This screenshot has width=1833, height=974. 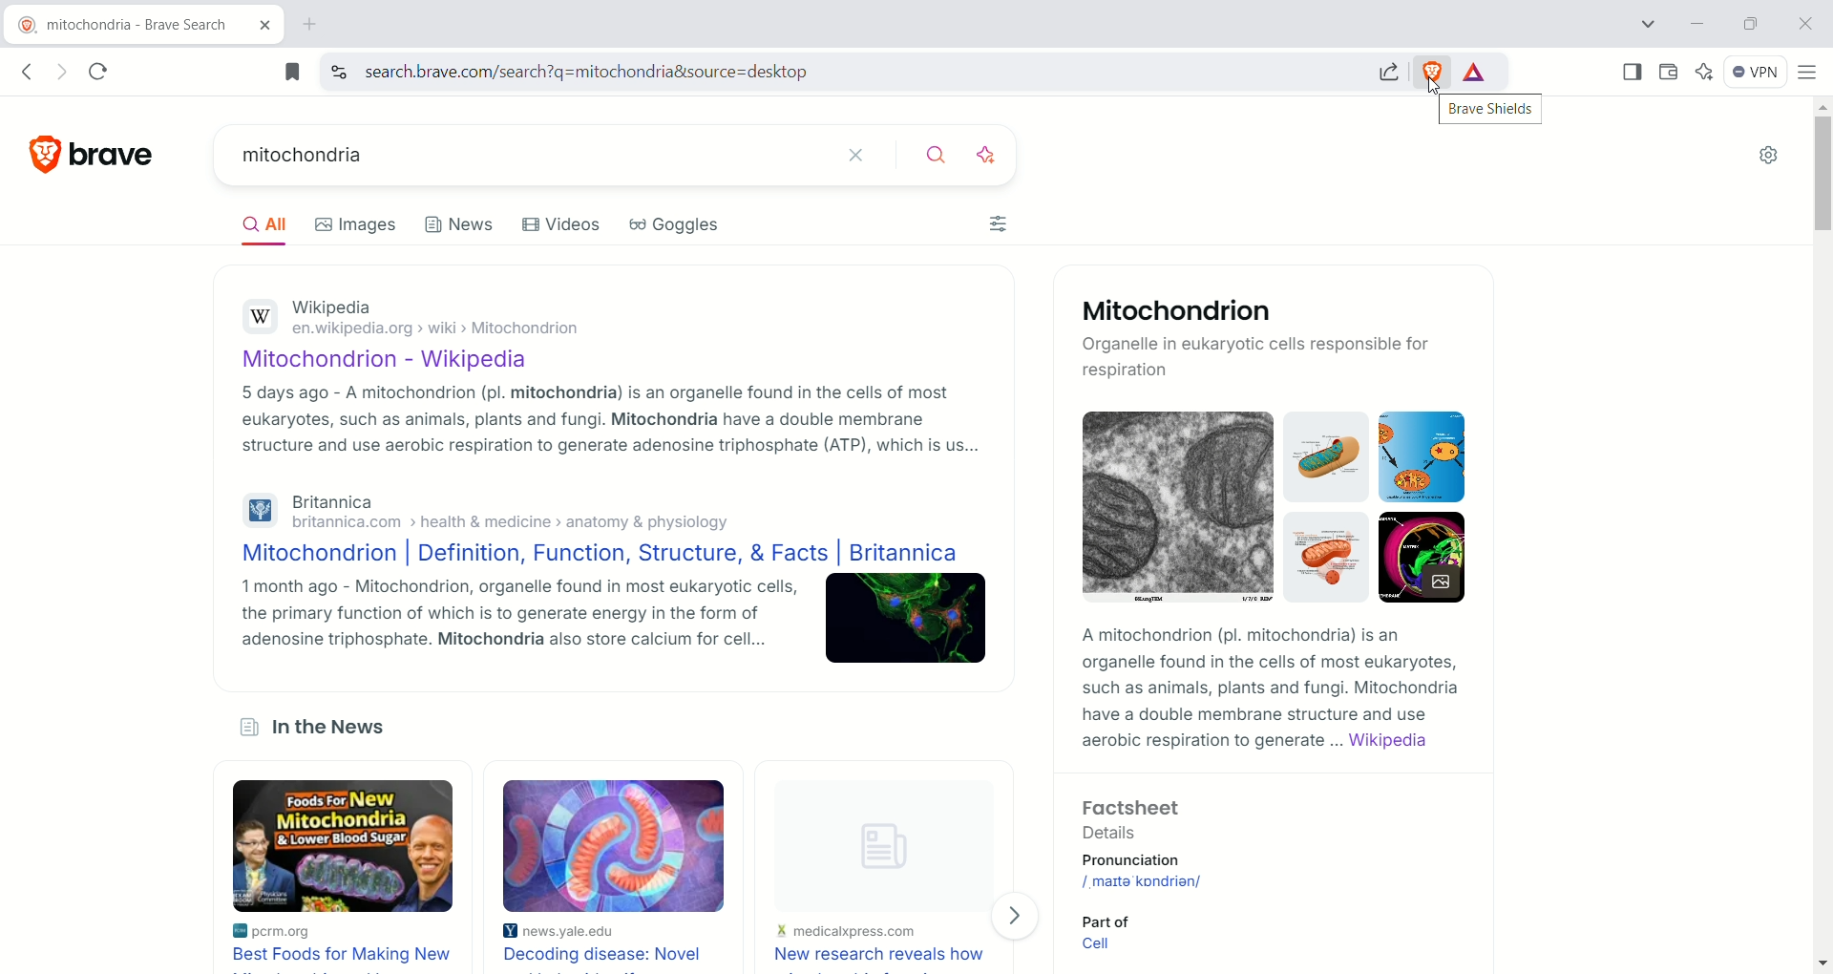 What do you see at coordinates (1822, 535) in the screenshot?
I see `vertical scroll bar` at bounding box center [1822, 535].